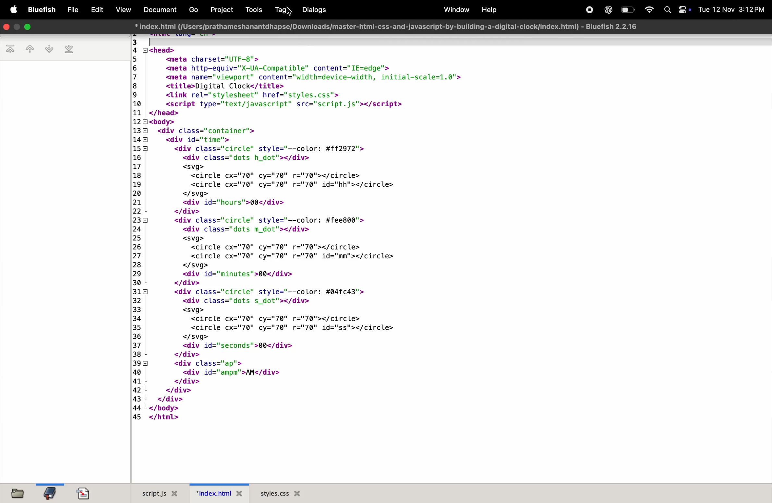 This screenshot has width=772, height=503. Describe the element at coordinates (281, 493) in the screenshot. I see `styles.css` at that location.